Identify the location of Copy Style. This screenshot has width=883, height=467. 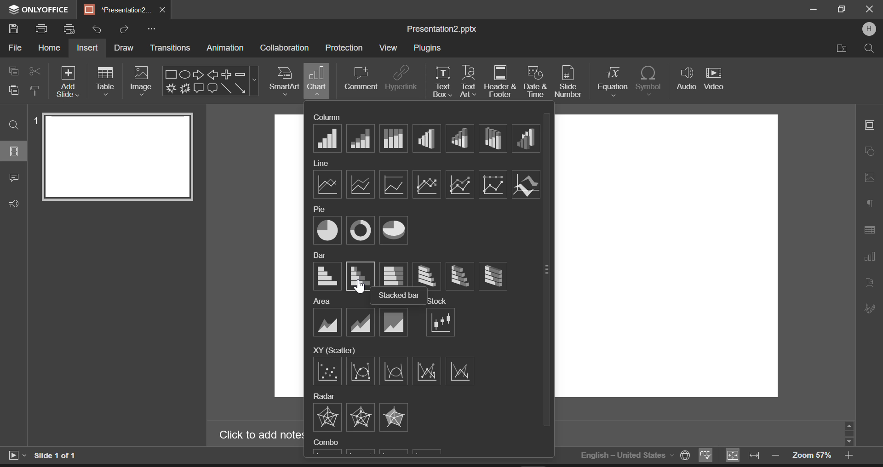
(35, 91).